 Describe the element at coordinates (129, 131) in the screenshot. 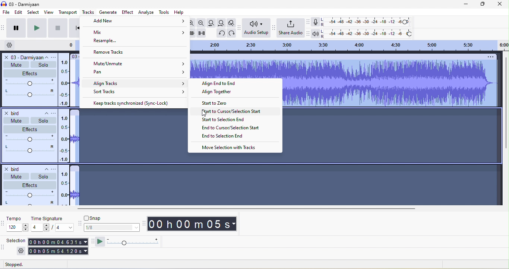

I see `selected track` at that location.